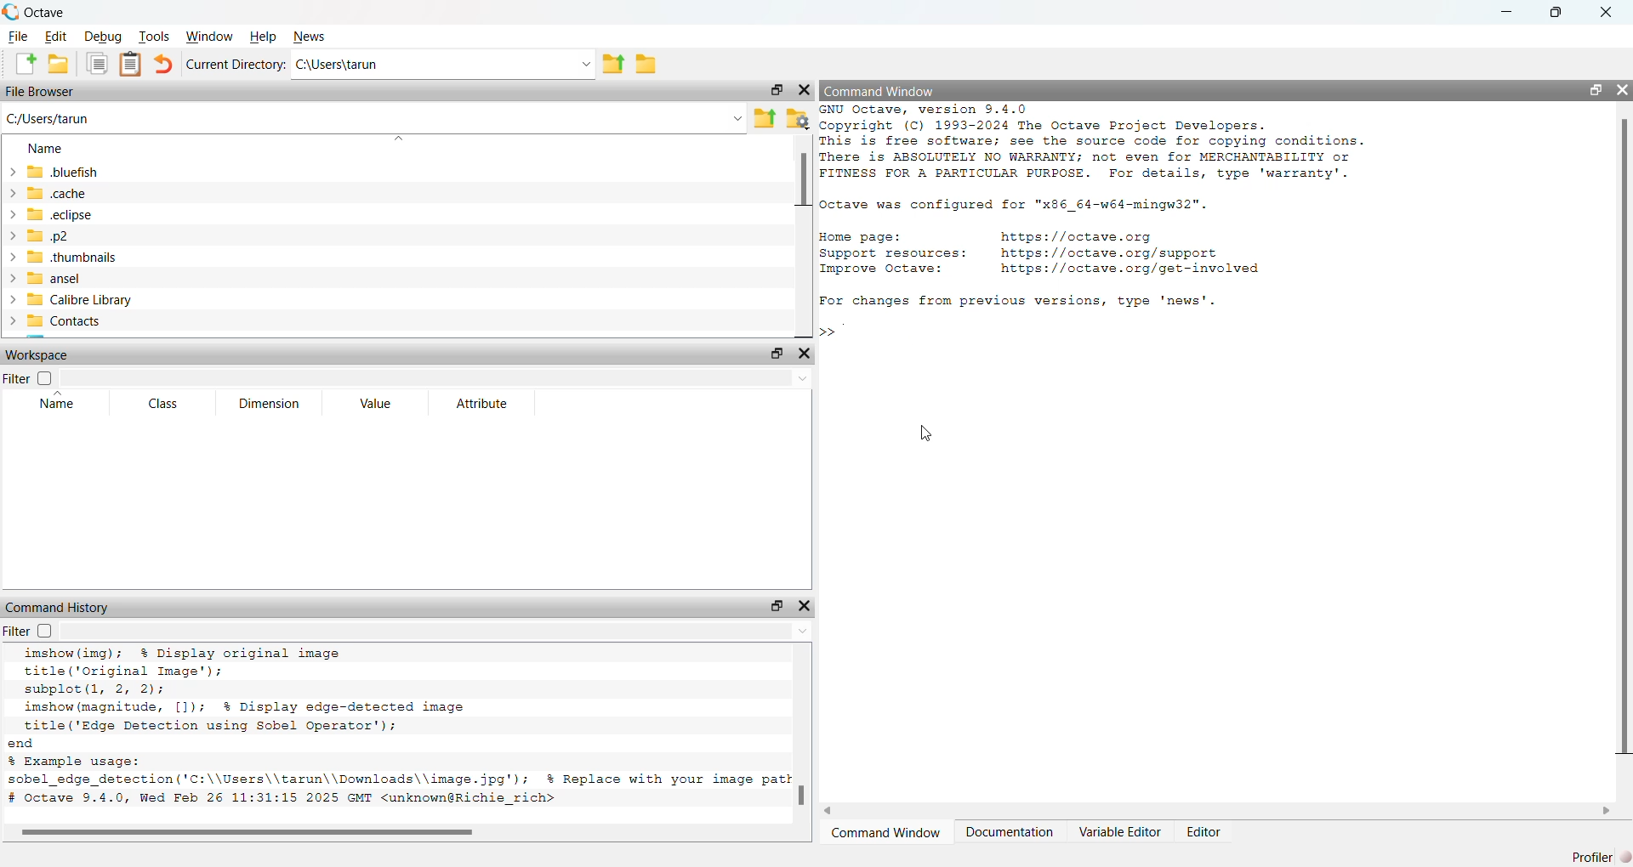 The height and width of the screenshot is (867, 1633). What do you see at coordinates (778, 605) in the screenshot?
I see `restore down` at bounding box center [778, 605].